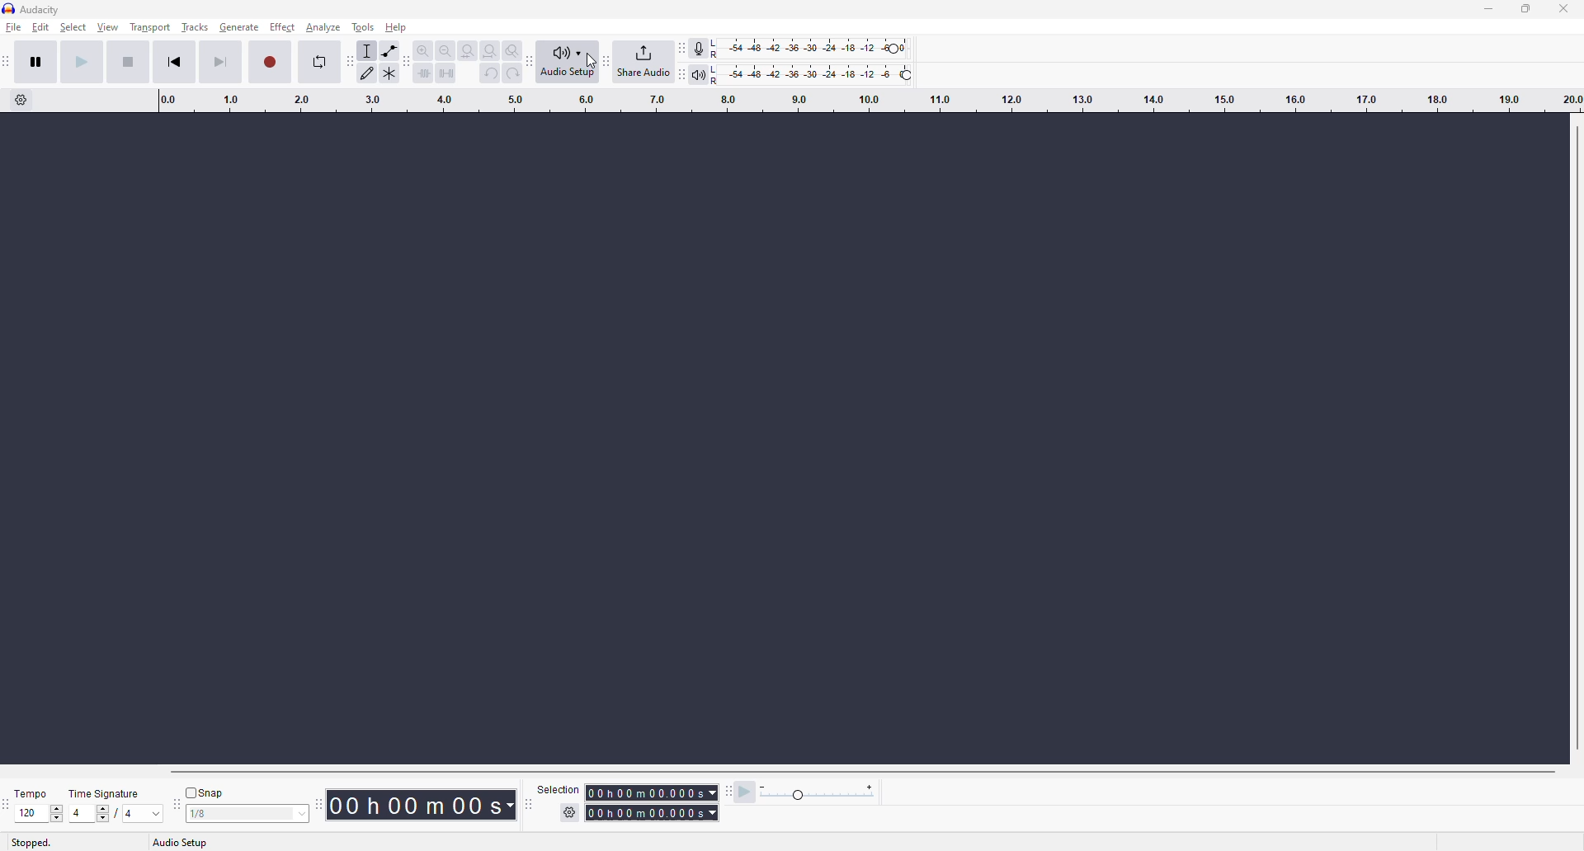 The width and height of the screenshot is (1584, 851). Describe the element at coordinates (556, 790) in the screenshot. I see `selection` at that location.